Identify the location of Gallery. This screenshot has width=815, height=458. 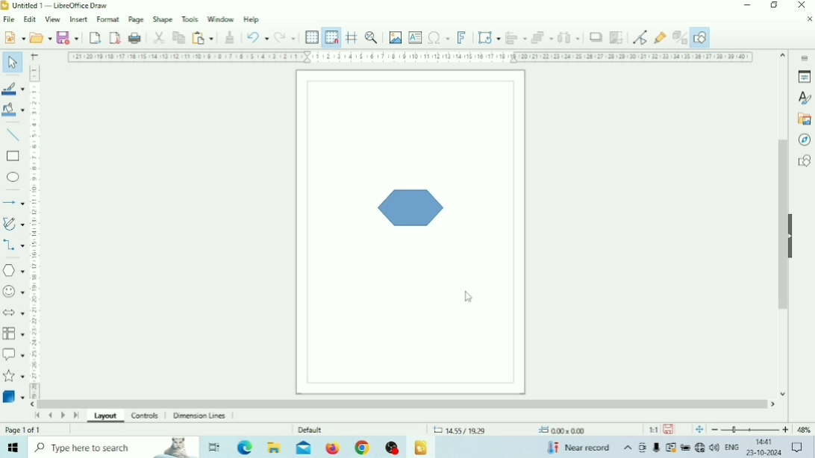
(803, 119).